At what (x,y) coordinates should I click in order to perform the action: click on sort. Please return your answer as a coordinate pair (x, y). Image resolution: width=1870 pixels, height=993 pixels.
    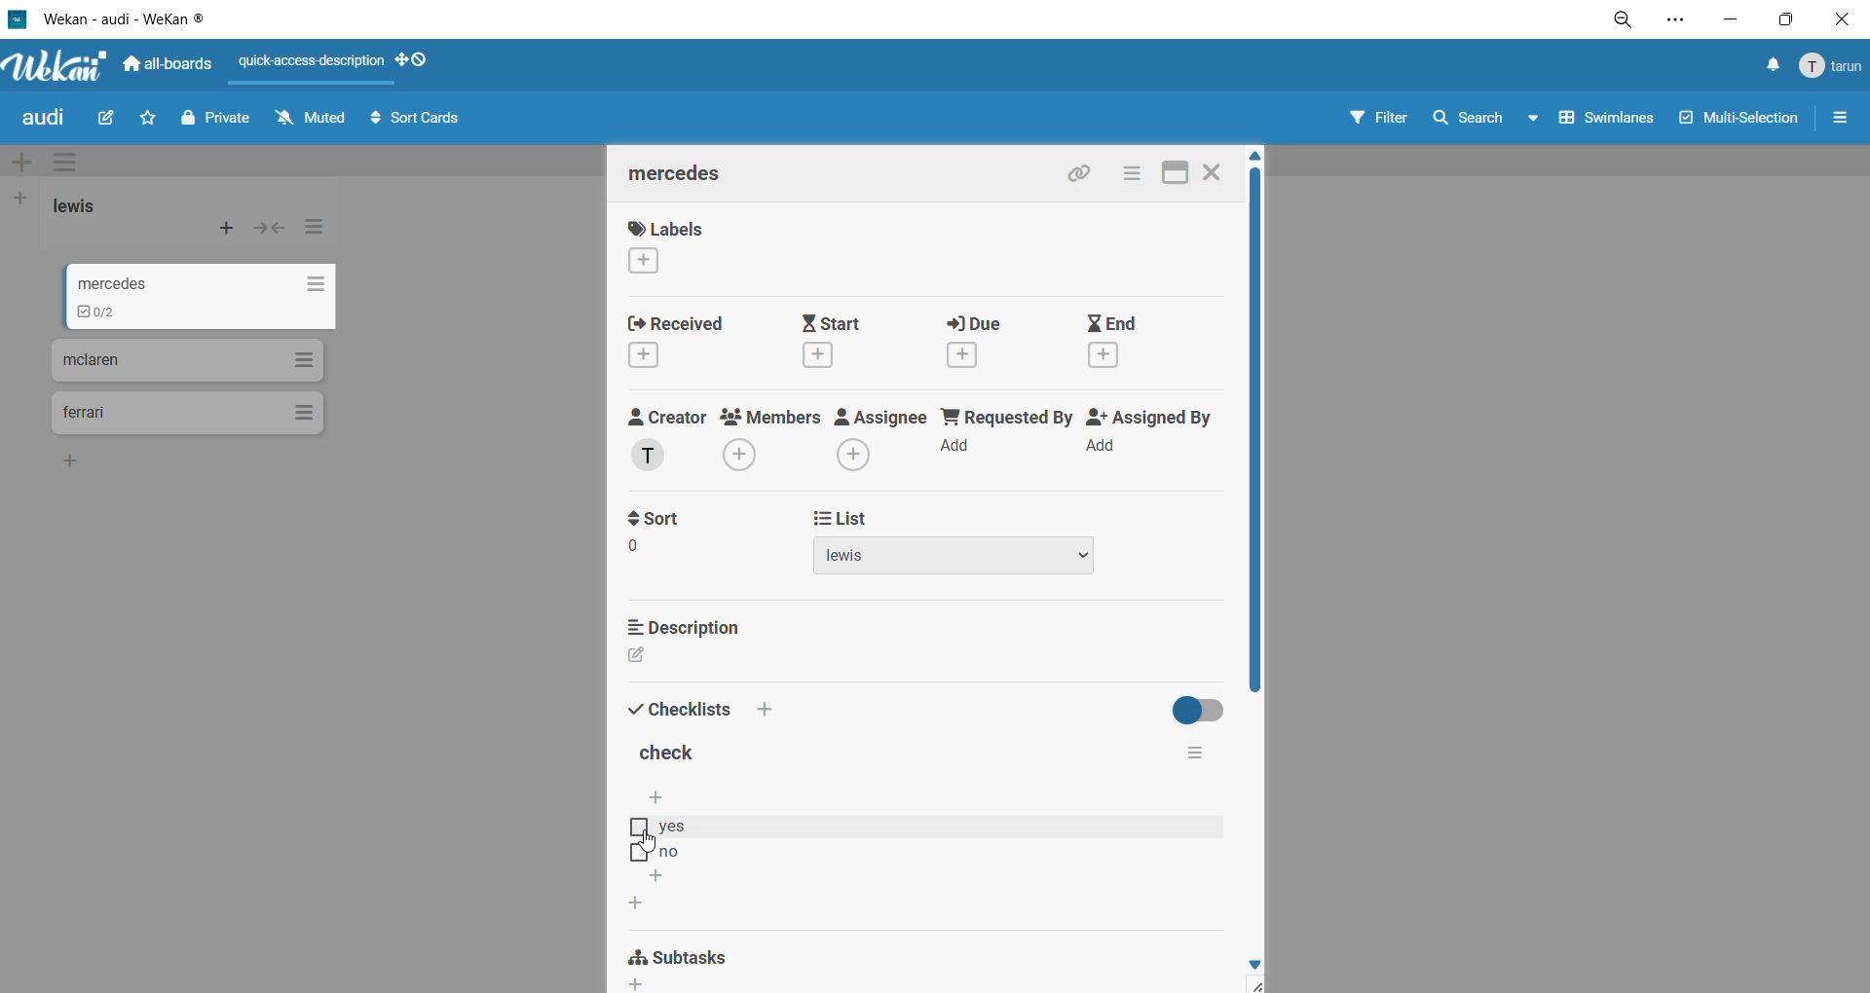
    Looking at the image, I should click on (681, 534).